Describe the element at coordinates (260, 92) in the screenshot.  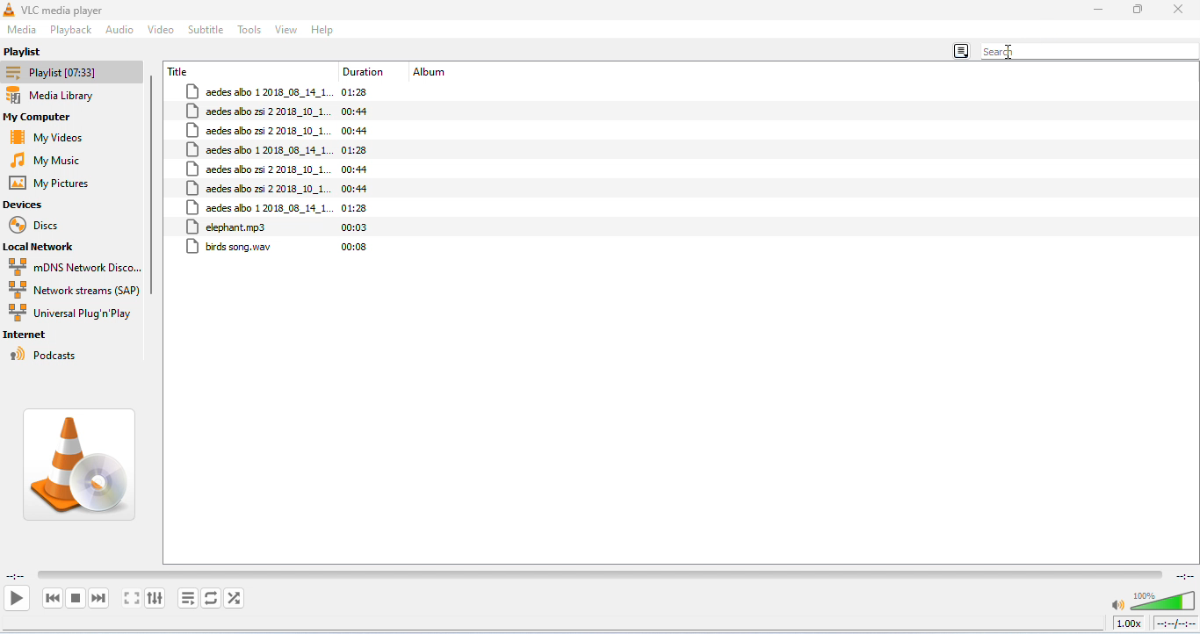
I see `aedes albo 1 2018_08_14_1` at that location.